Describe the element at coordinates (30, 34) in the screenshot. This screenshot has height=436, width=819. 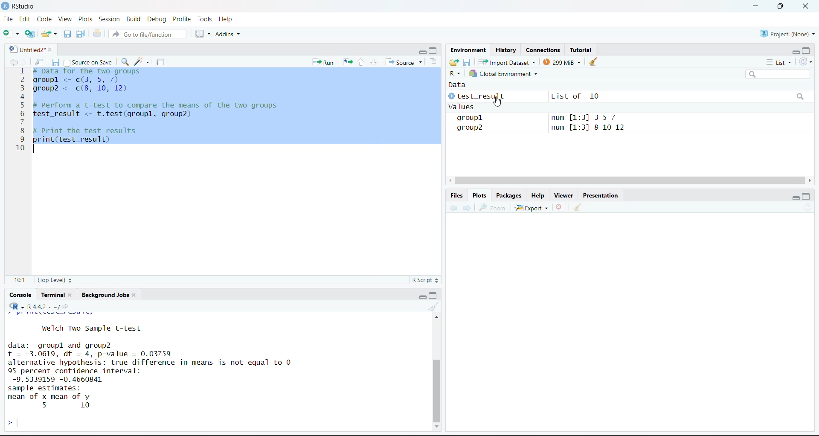
I see `create a project` at that location.